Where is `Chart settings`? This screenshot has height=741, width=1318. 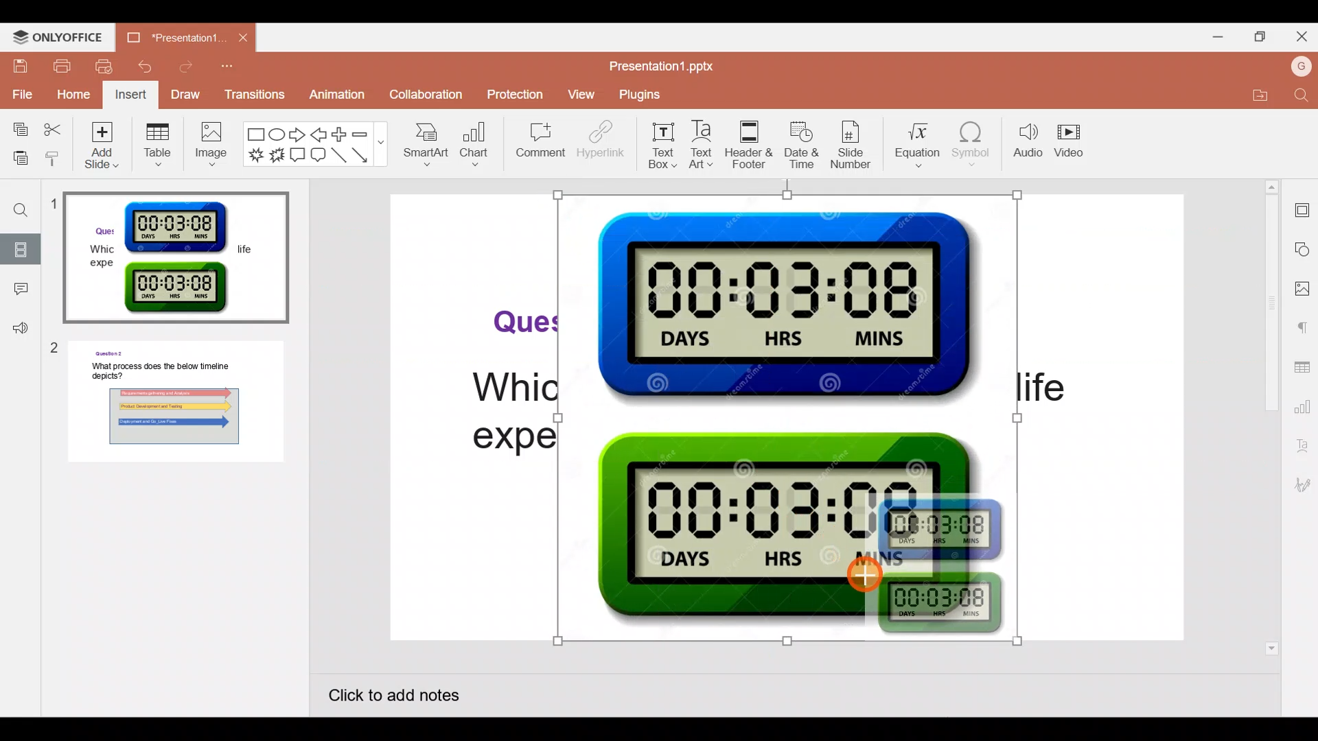
Chart settings is located at coordinates (1302, 407).